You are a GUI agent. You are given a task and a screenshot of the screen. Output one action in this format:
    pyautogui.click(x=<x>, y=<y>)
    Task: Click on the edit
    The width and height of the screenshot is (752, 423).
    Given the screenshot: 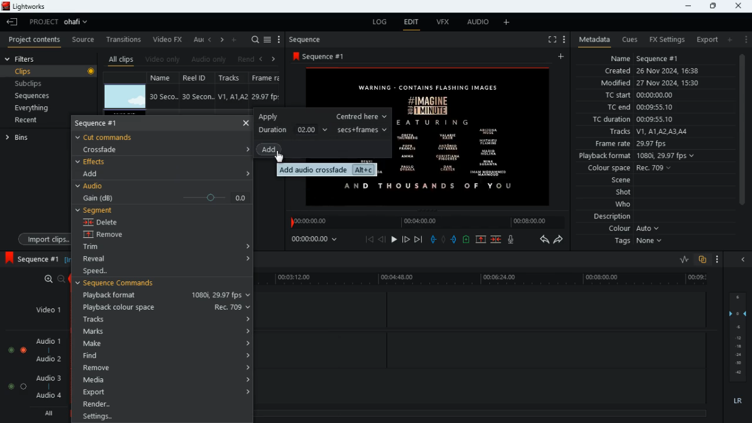 What is the action you would take?
    pyautogui.click(x=411, y=23)
    